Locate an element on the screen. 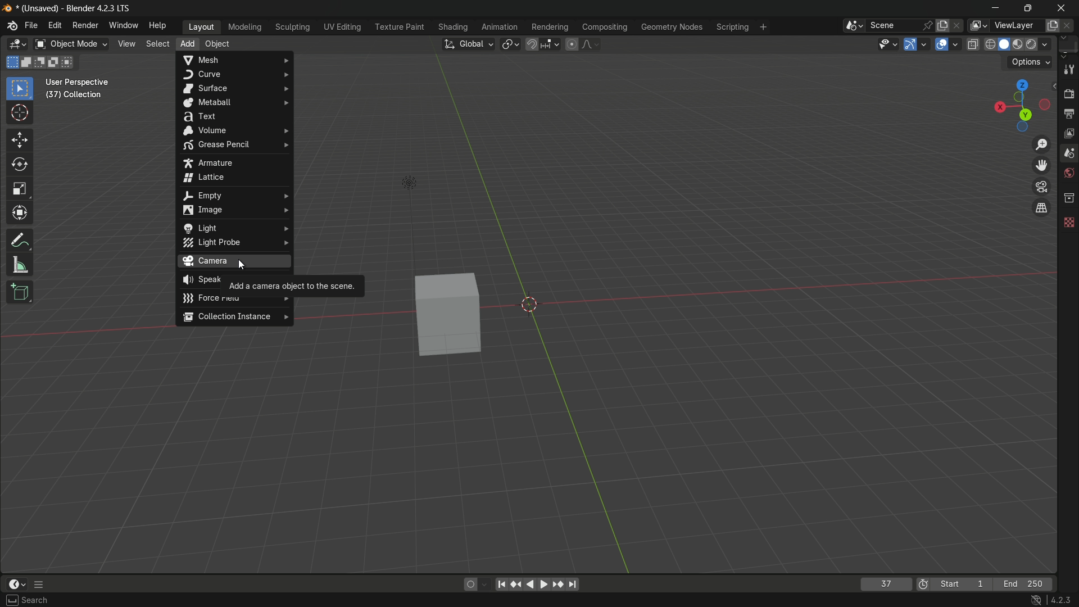 This screenshot has height=607, width=1079. collections is located at coordinates (1068, 198).